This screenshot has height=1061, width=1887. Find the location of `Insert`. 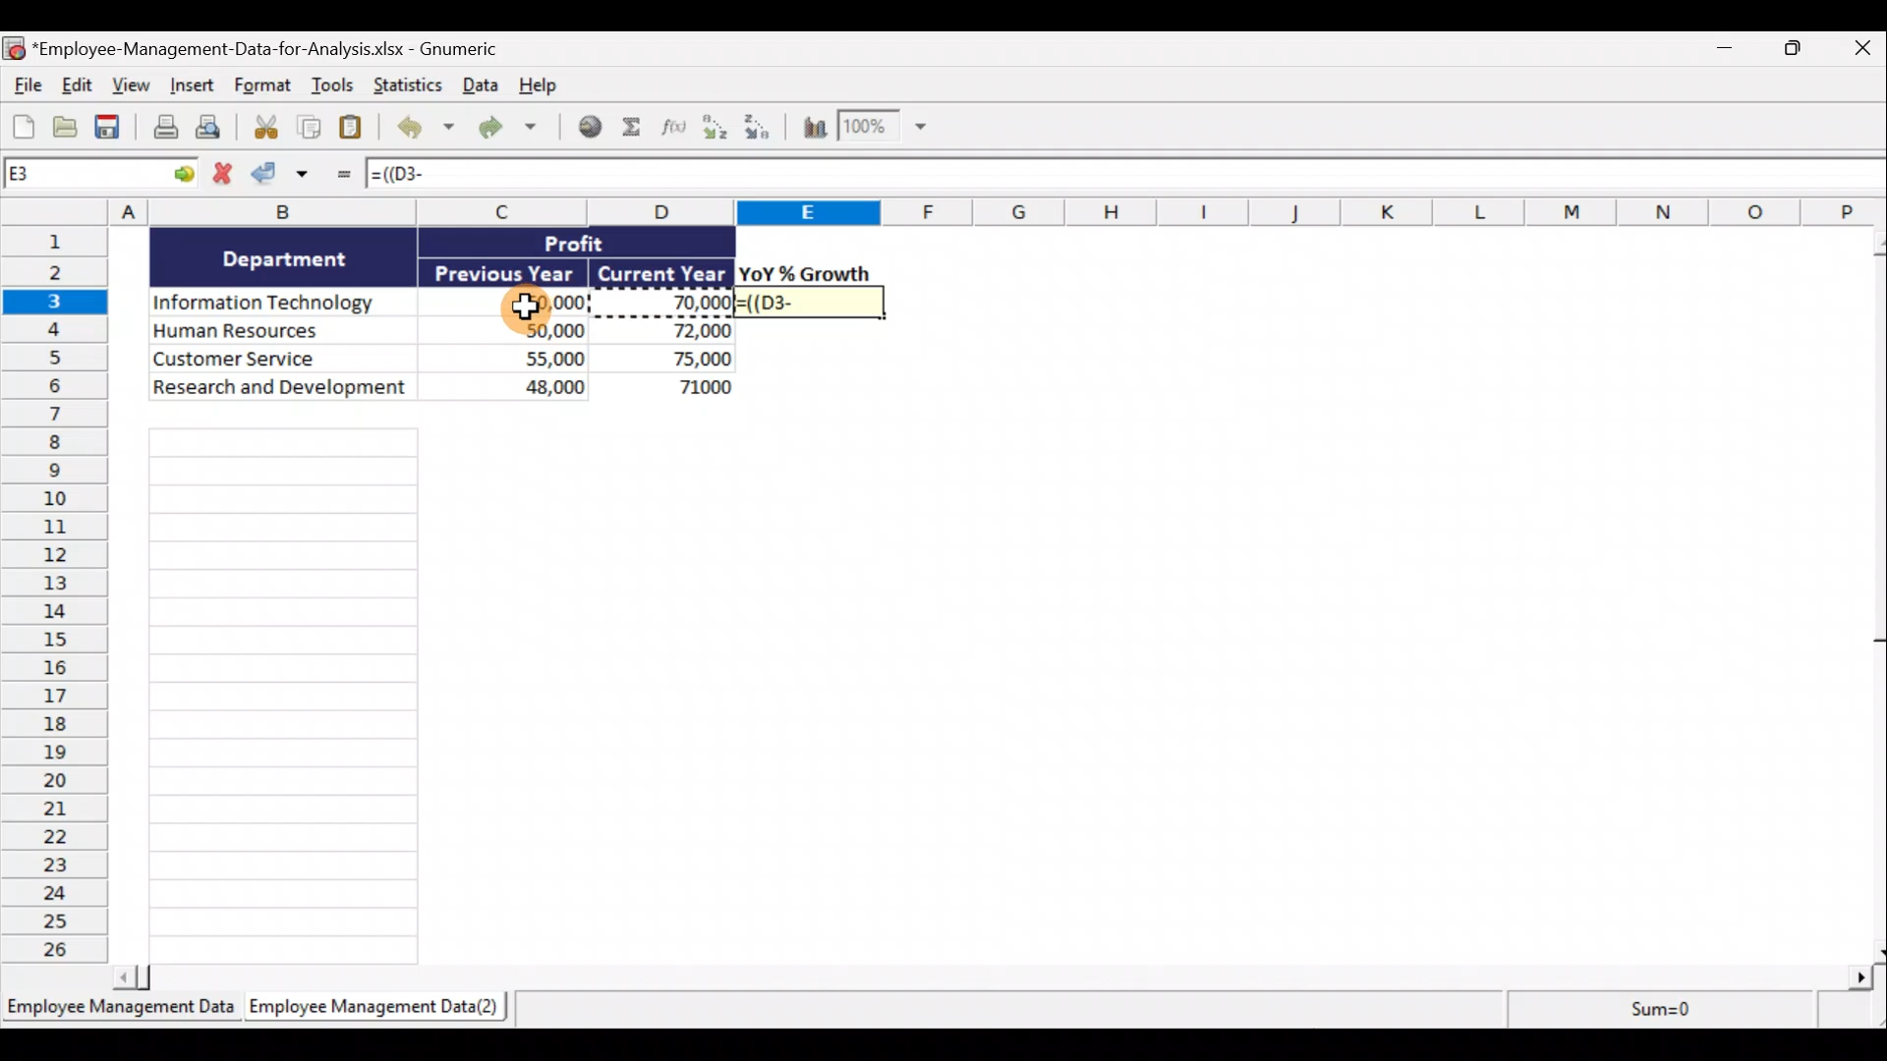

Insert is located at coordinates (190, 87).